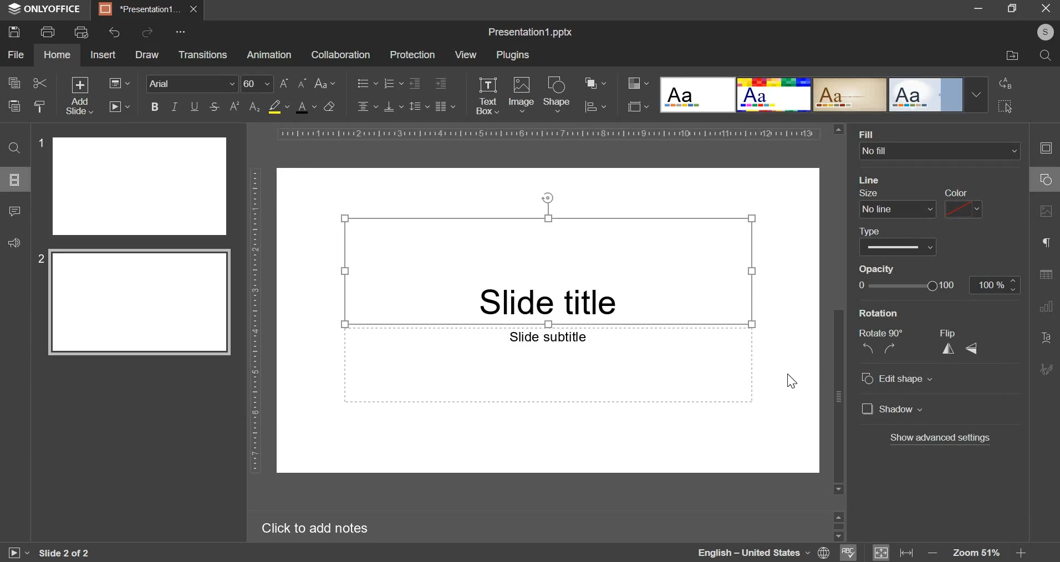 The image size is (1060, 562). Describe the element at coordinates (894, 348) in the screenshot. I see `right` at that location.